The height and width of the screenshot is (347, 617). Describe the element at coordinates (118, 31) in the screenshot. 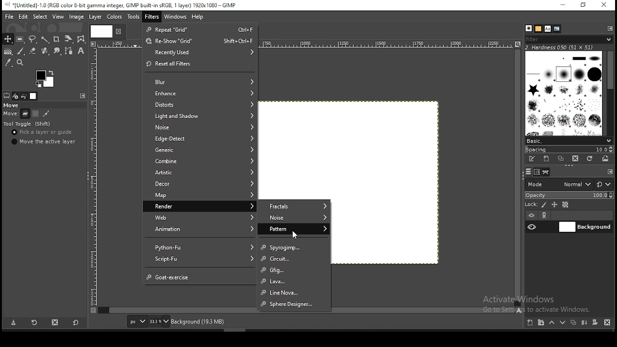

I see `close` at that location.